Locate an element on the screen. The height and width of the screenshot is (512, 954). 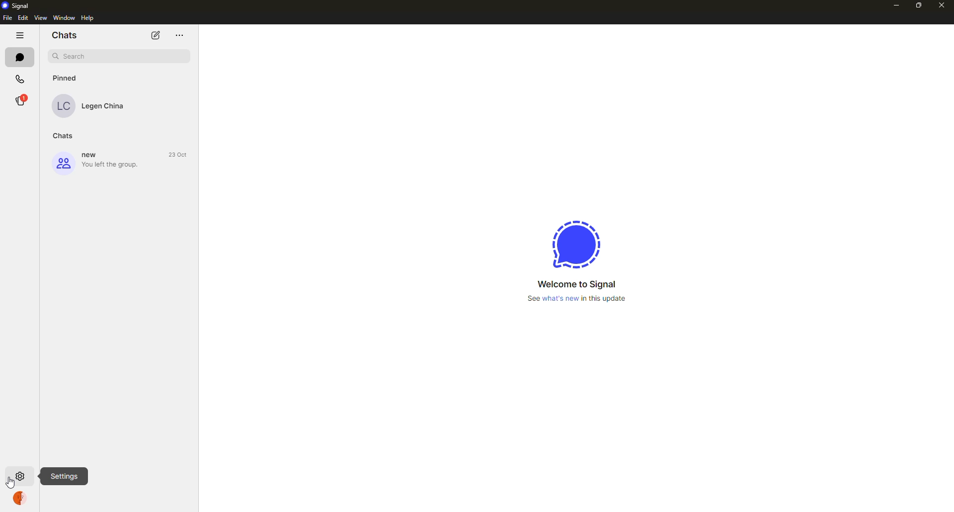
Chats is located at coordinates (63, 35).